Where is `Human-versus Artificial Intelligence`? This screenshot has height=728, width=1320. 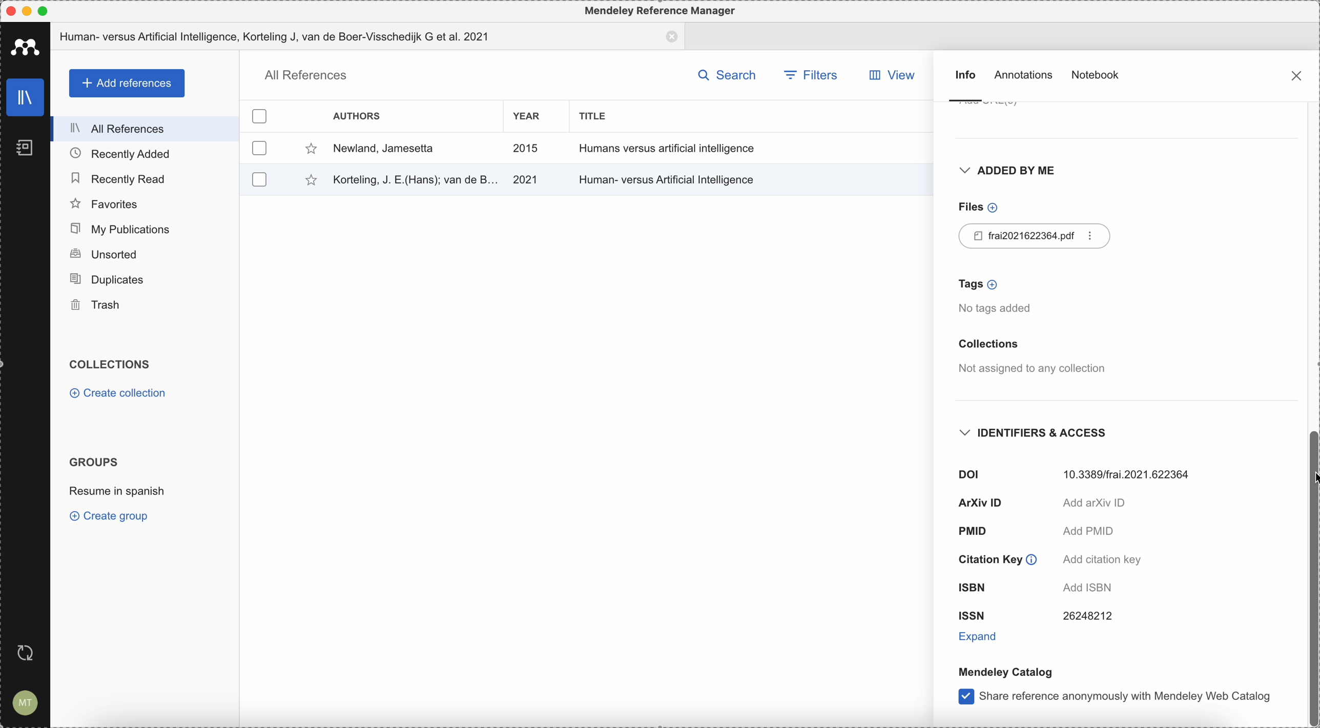
Human-versus Artificial Intelligence is located at coordinates (670, 178).